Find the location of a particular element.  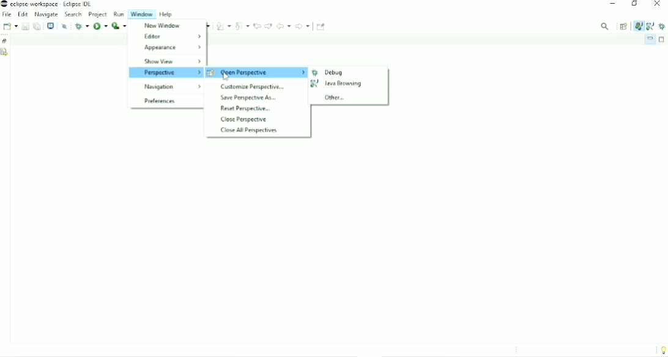

Navigate is located at coordinates (46, 14).